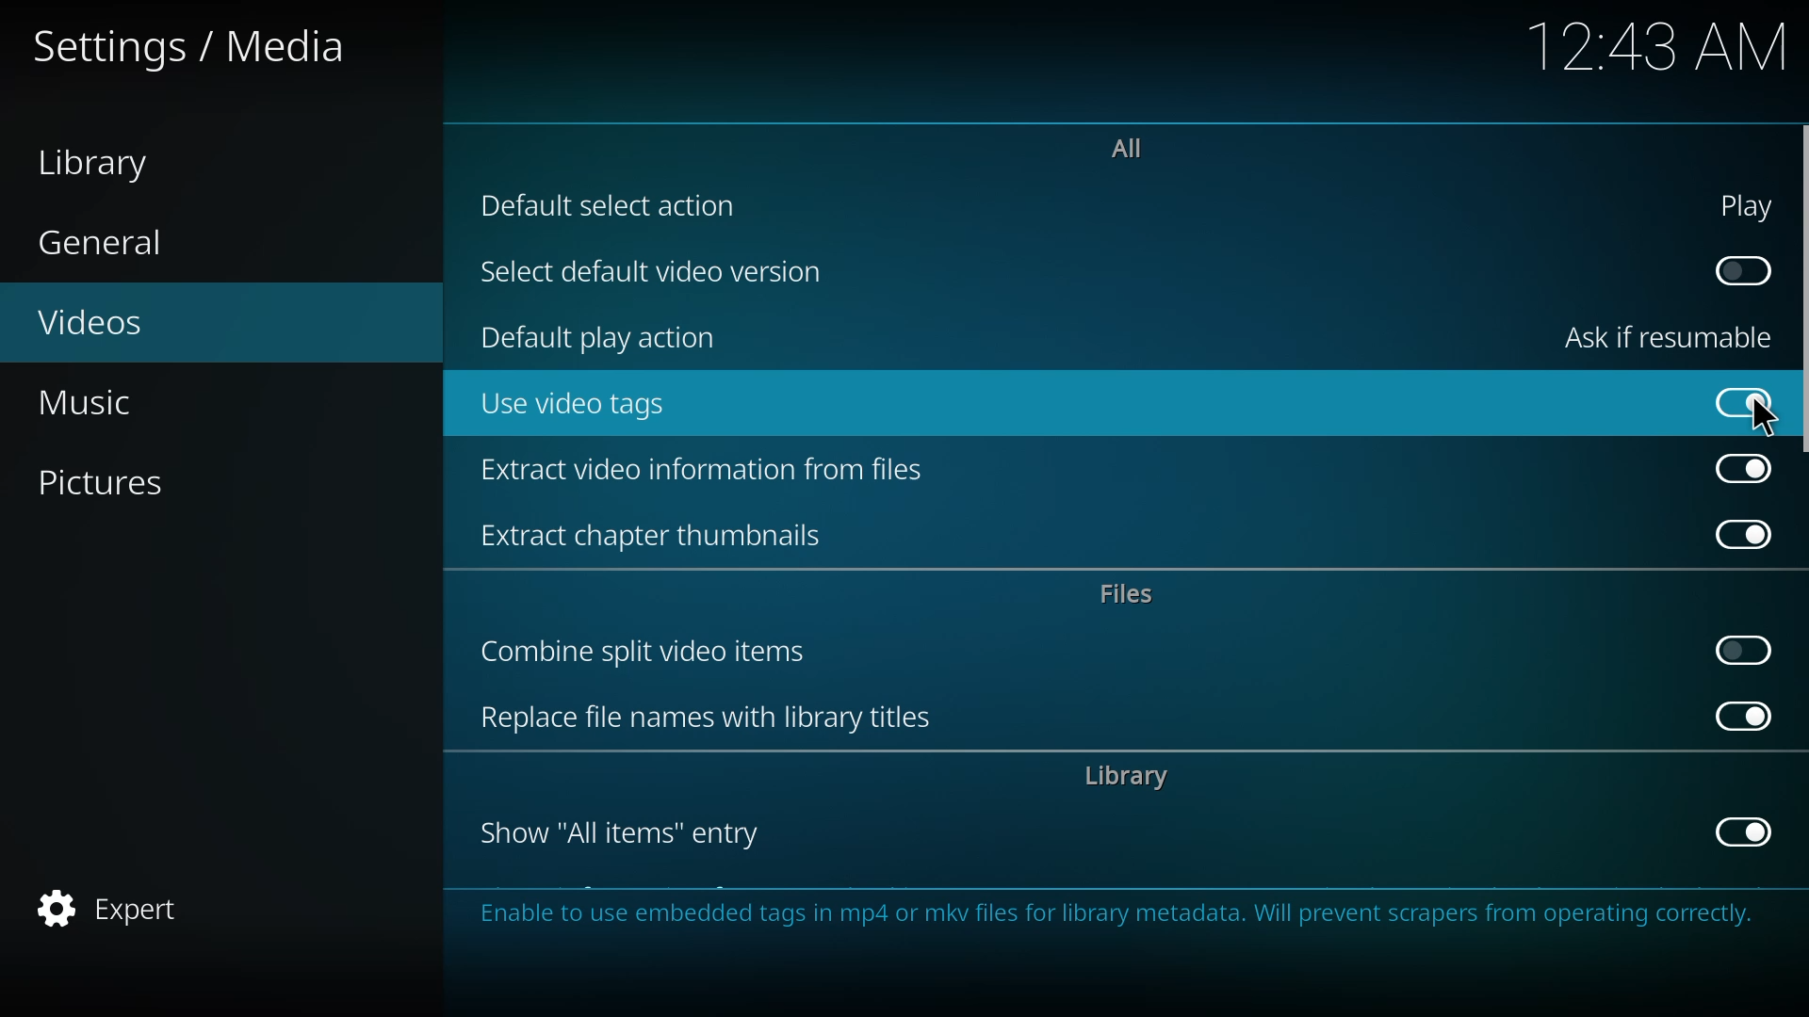 This screenshot has width=1809, height=1017. Describe the element at coordinates (1745, 831) in the screenshot. I see `enabled` at that location.